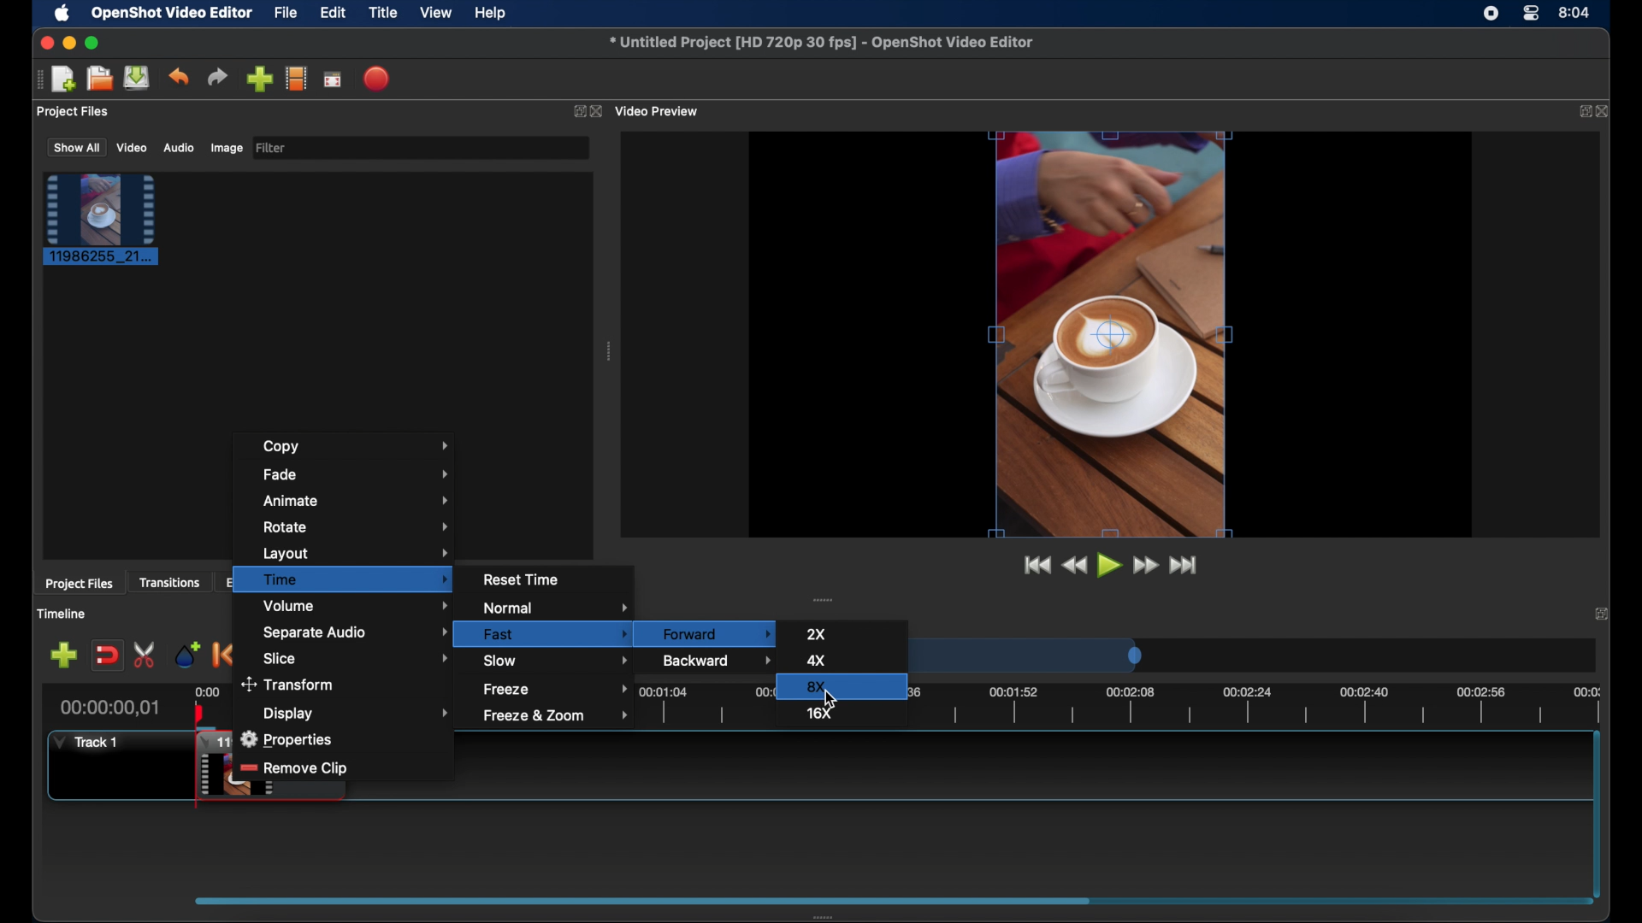  Describe the element at coordinates (188, 655) in the screenshot. I see `add marker` at that location.